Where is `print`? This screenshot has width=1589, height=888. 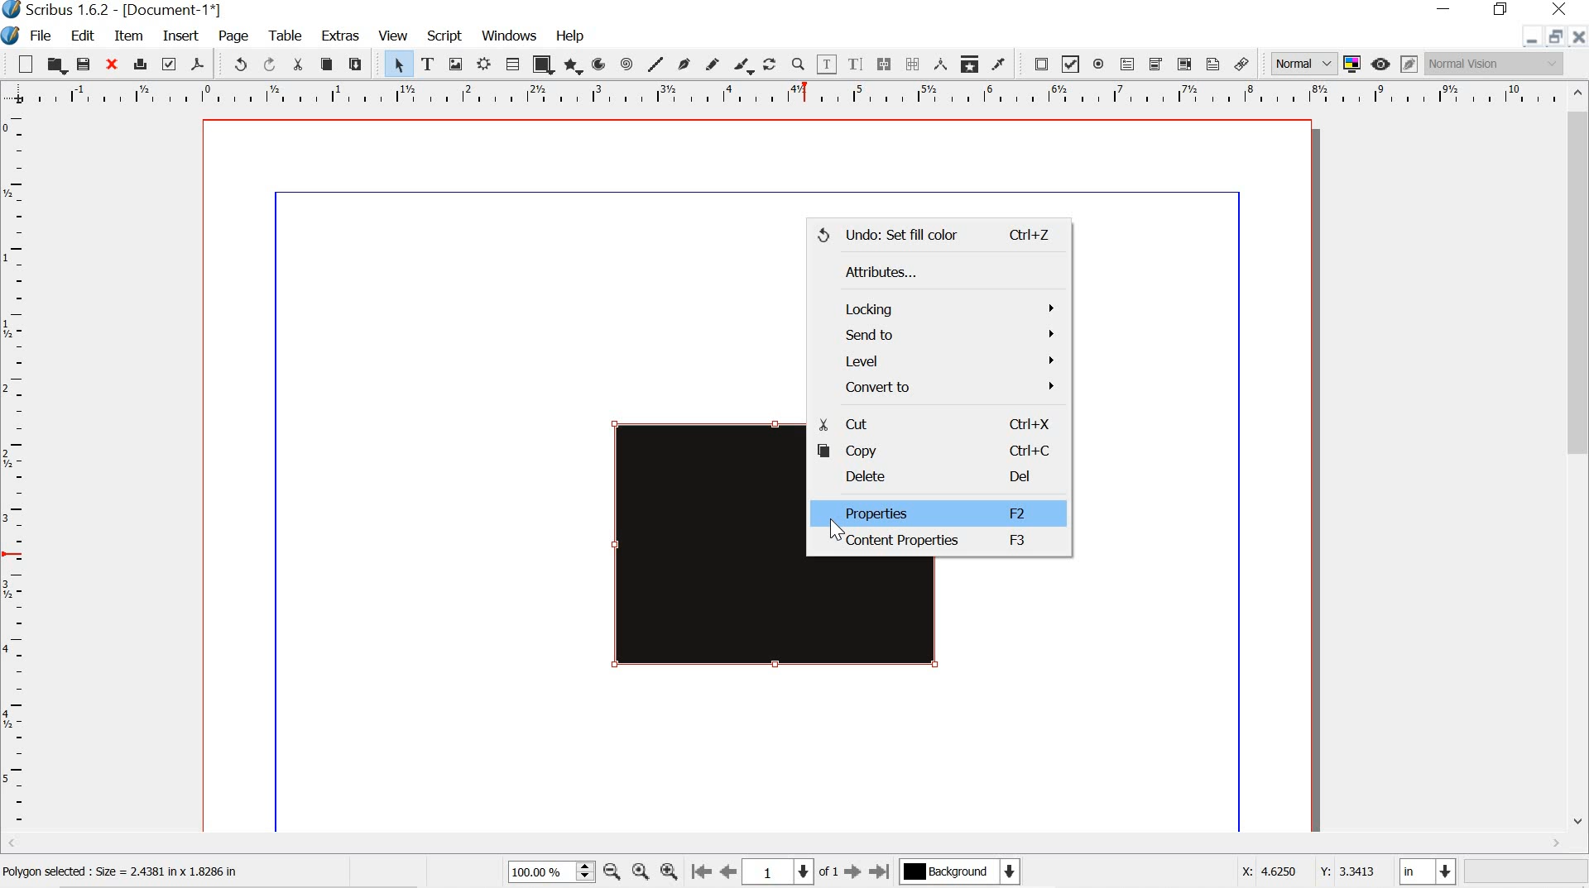
print is located at coordinates (139, 63).